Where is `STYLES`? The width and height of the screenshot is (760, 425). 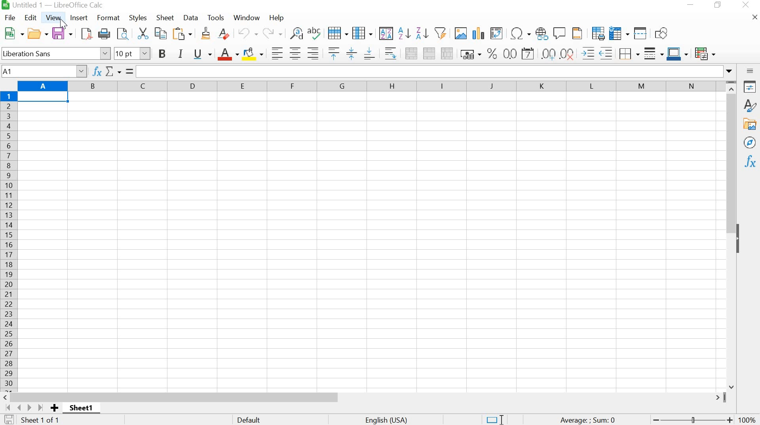
STYLES is located at coordinates (750, 106).